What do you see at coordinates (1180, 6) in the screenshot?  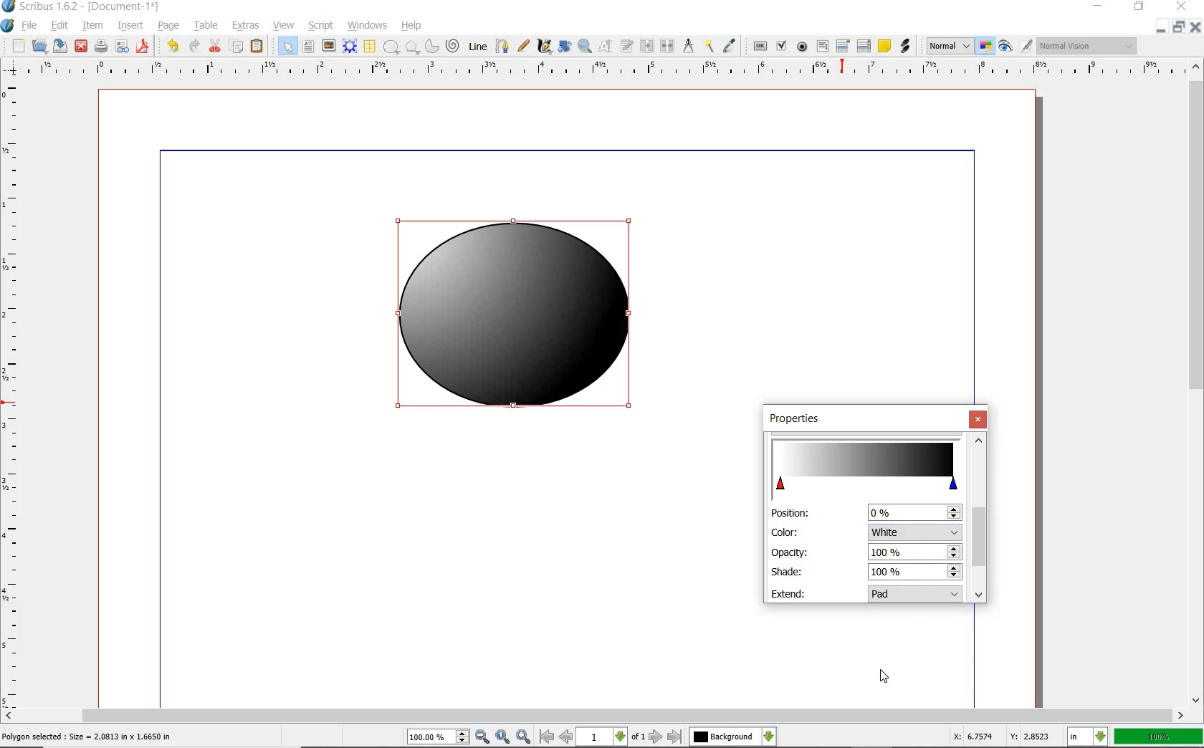 I see `CLOSE` at bounding box center [1180, 6].